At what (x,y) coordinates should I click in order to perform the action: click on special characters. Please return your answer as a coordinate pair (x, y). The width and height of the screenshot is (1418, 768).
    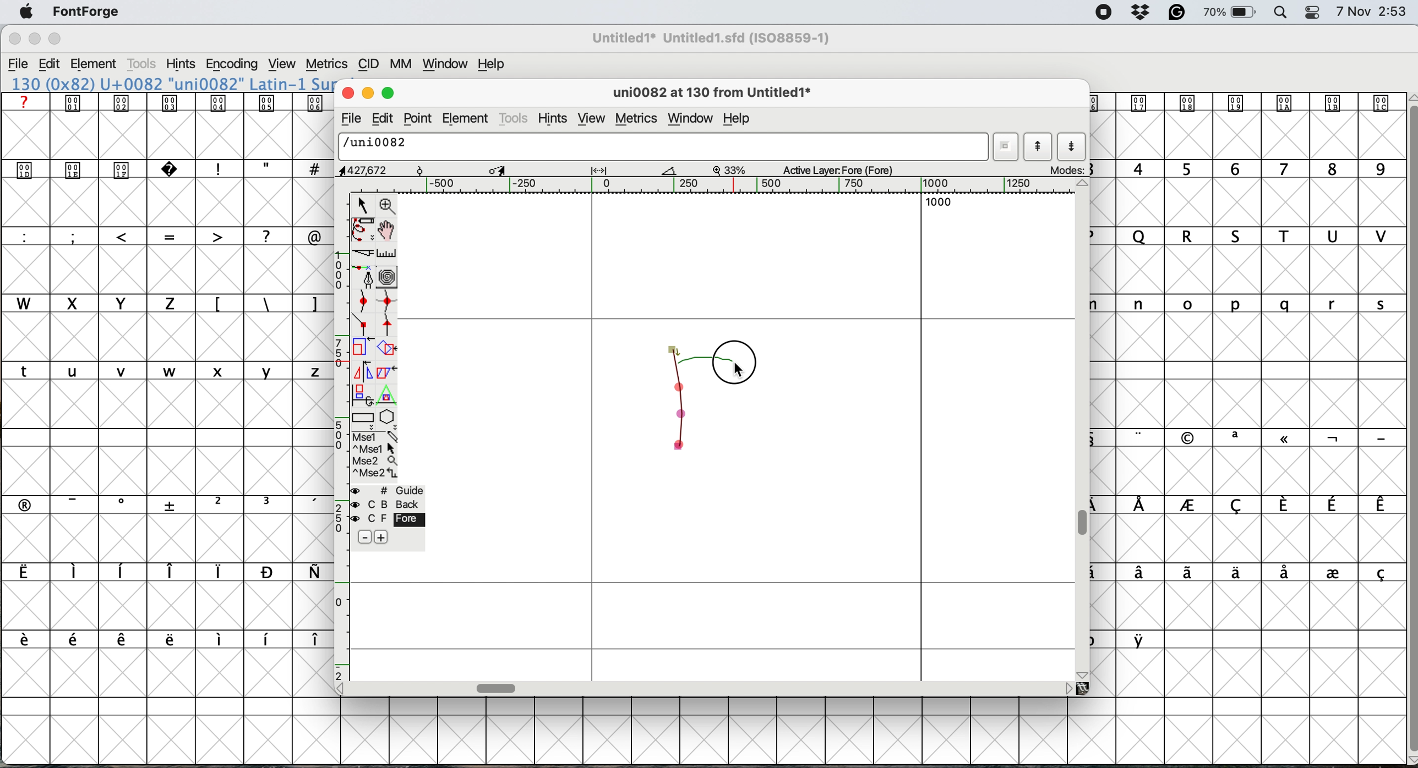
    Looking at the image, I should click on (1247, 573).